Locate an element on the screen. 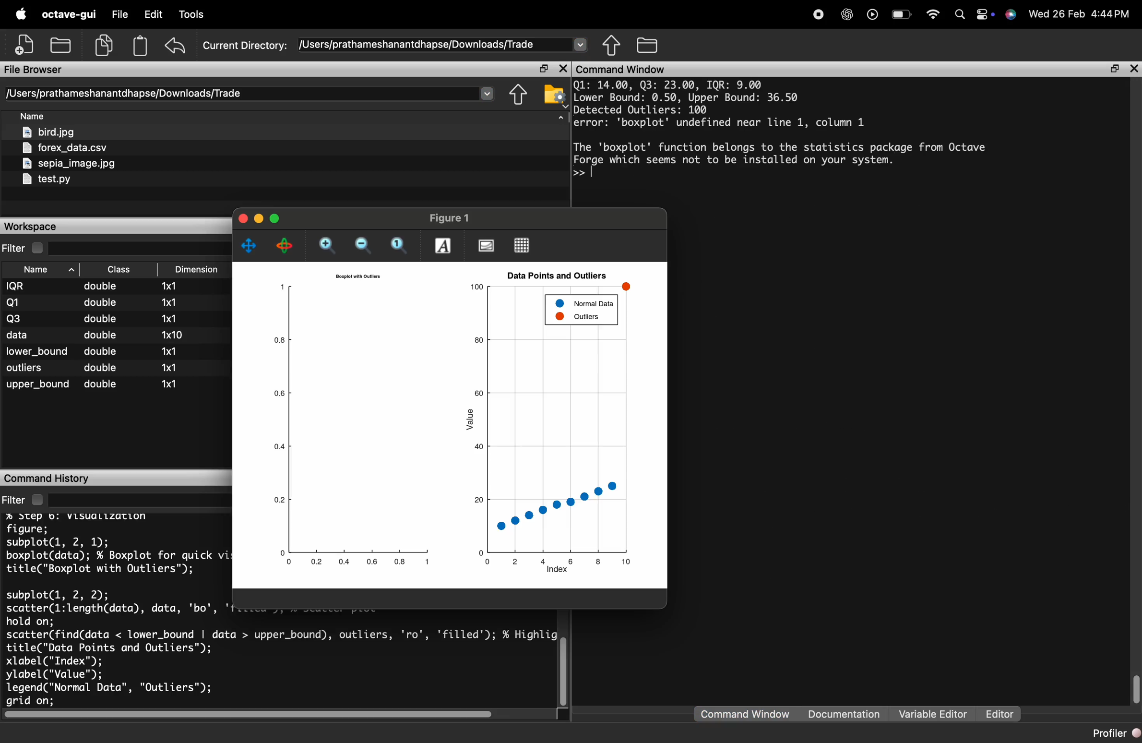 Image resolution: width=1142 pixels, height=743 pixels. battery is located at coordinates (904, 15).